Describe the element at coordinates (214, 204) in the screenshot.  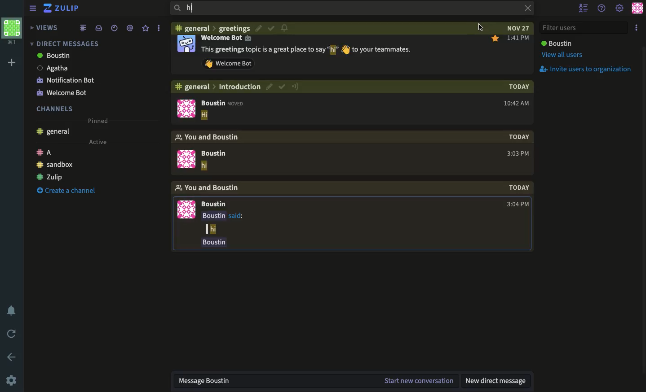
I see `Boustin` at that location.